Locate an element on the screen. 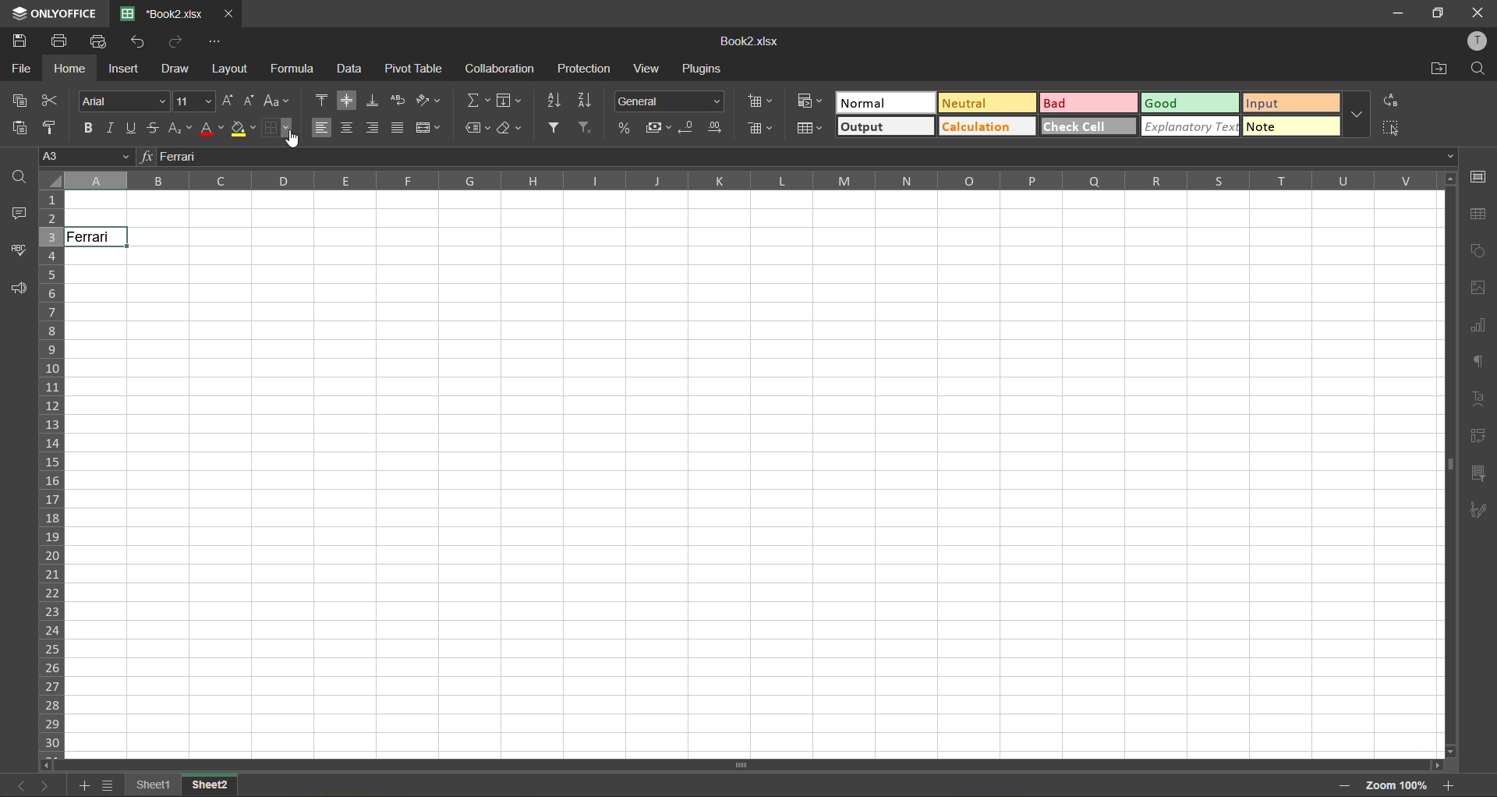 The image size is (1497, 797). cell settings is located at coordinates (1478, 176).